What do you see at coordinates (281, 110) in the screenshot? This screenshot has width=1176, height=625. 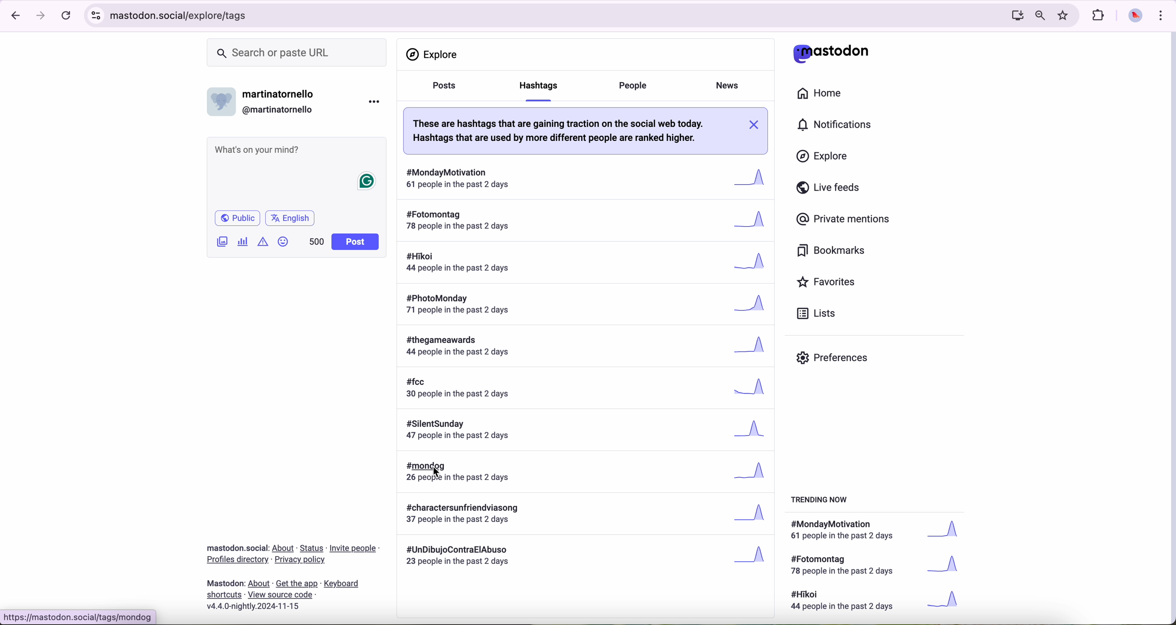 I see `user id` at bounding box center [281, 110].